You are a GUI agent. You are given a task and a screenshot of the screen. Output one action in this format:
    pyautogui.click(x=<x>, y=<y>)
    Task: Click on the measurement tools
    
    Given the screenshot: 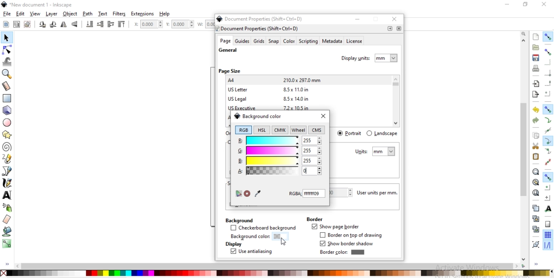 What is the action you would take?
    pyautogui.click(x=8, y=86)
    